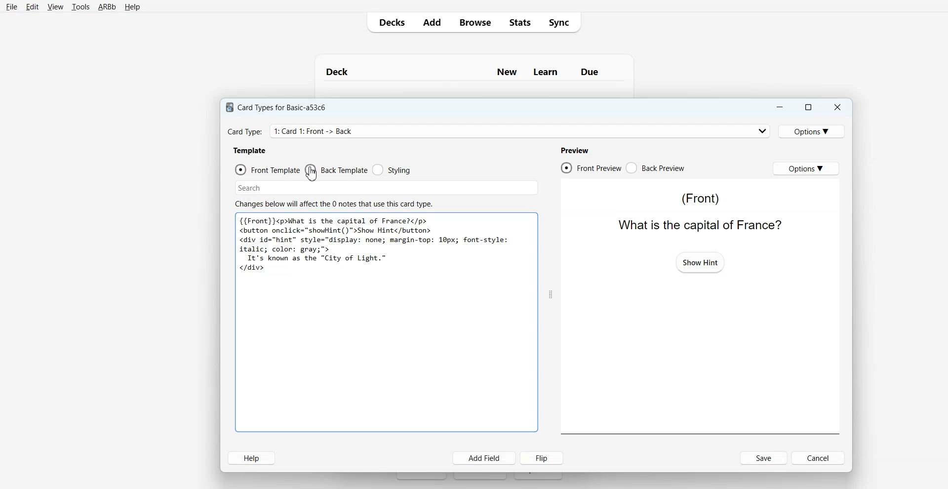 Image resolution: width=948 pixels, height=489 pixels. What do you see at coordinates (484, 458) in the screenshot?
I see `Add Field` at bounding box center [484, 458].